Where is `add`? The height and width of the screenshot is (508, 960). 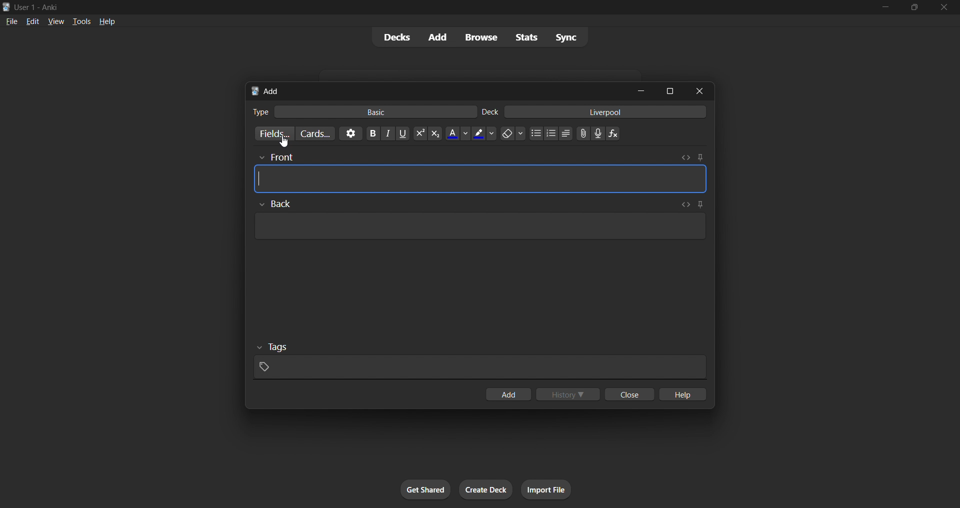
add is located at coordinates (508, 394).